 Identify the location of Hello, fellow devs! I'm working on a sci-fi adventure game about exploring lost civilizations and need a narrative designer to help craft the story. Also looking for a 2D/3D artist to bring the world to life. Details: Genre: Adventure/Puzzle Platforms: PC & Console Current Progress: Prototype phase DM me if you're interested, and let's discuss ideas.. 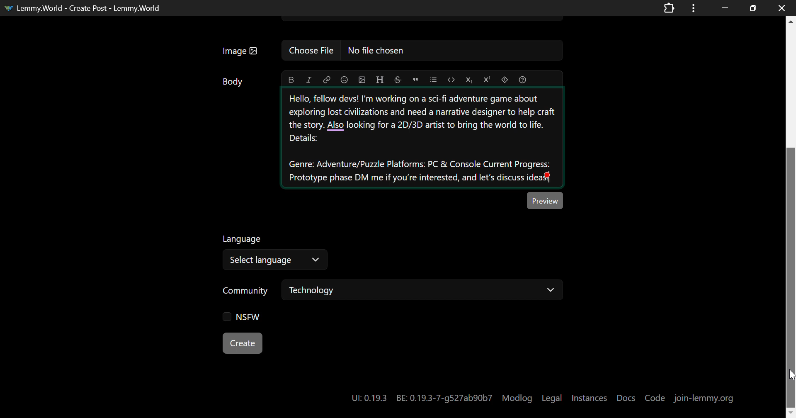
(423, 138).